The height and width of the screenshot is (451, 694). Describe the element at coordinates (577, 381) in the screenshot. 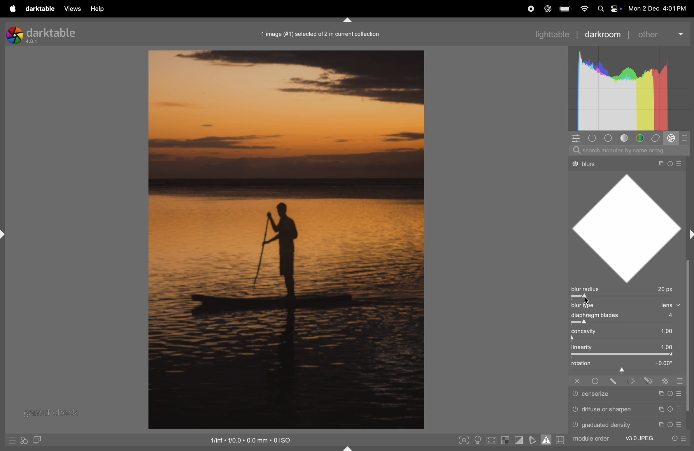

I see `` at that location.